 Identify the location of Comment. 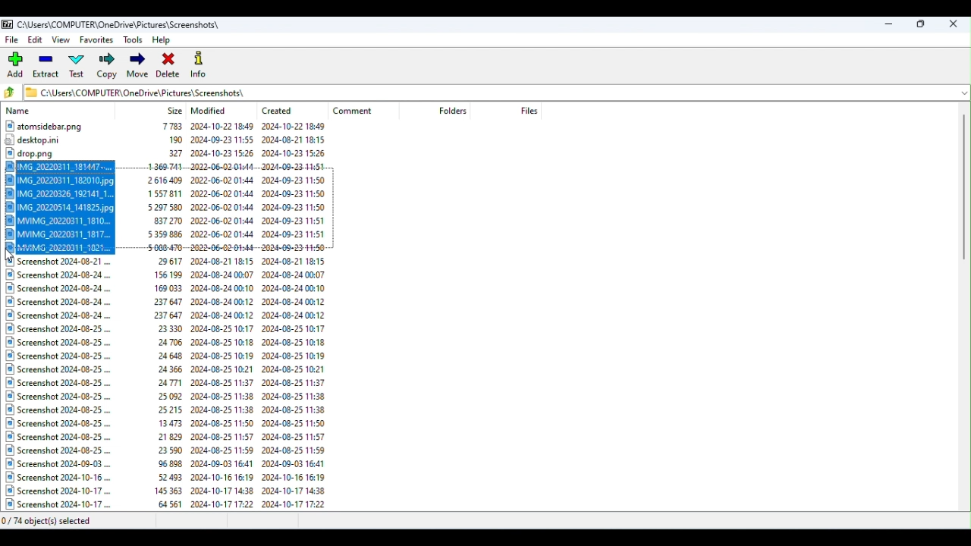
(360, 111).